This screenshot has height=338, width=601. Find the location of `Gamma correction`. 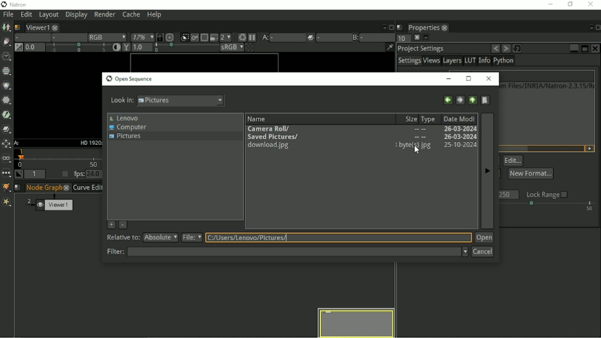

Gamma correction is located at coordinates (167, 48).